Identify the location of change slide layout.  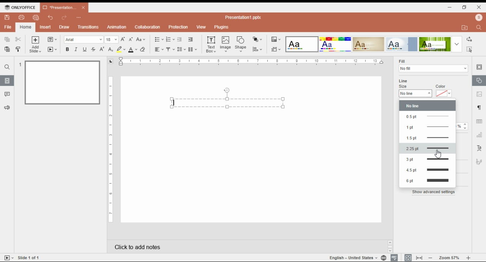
(52, 39).